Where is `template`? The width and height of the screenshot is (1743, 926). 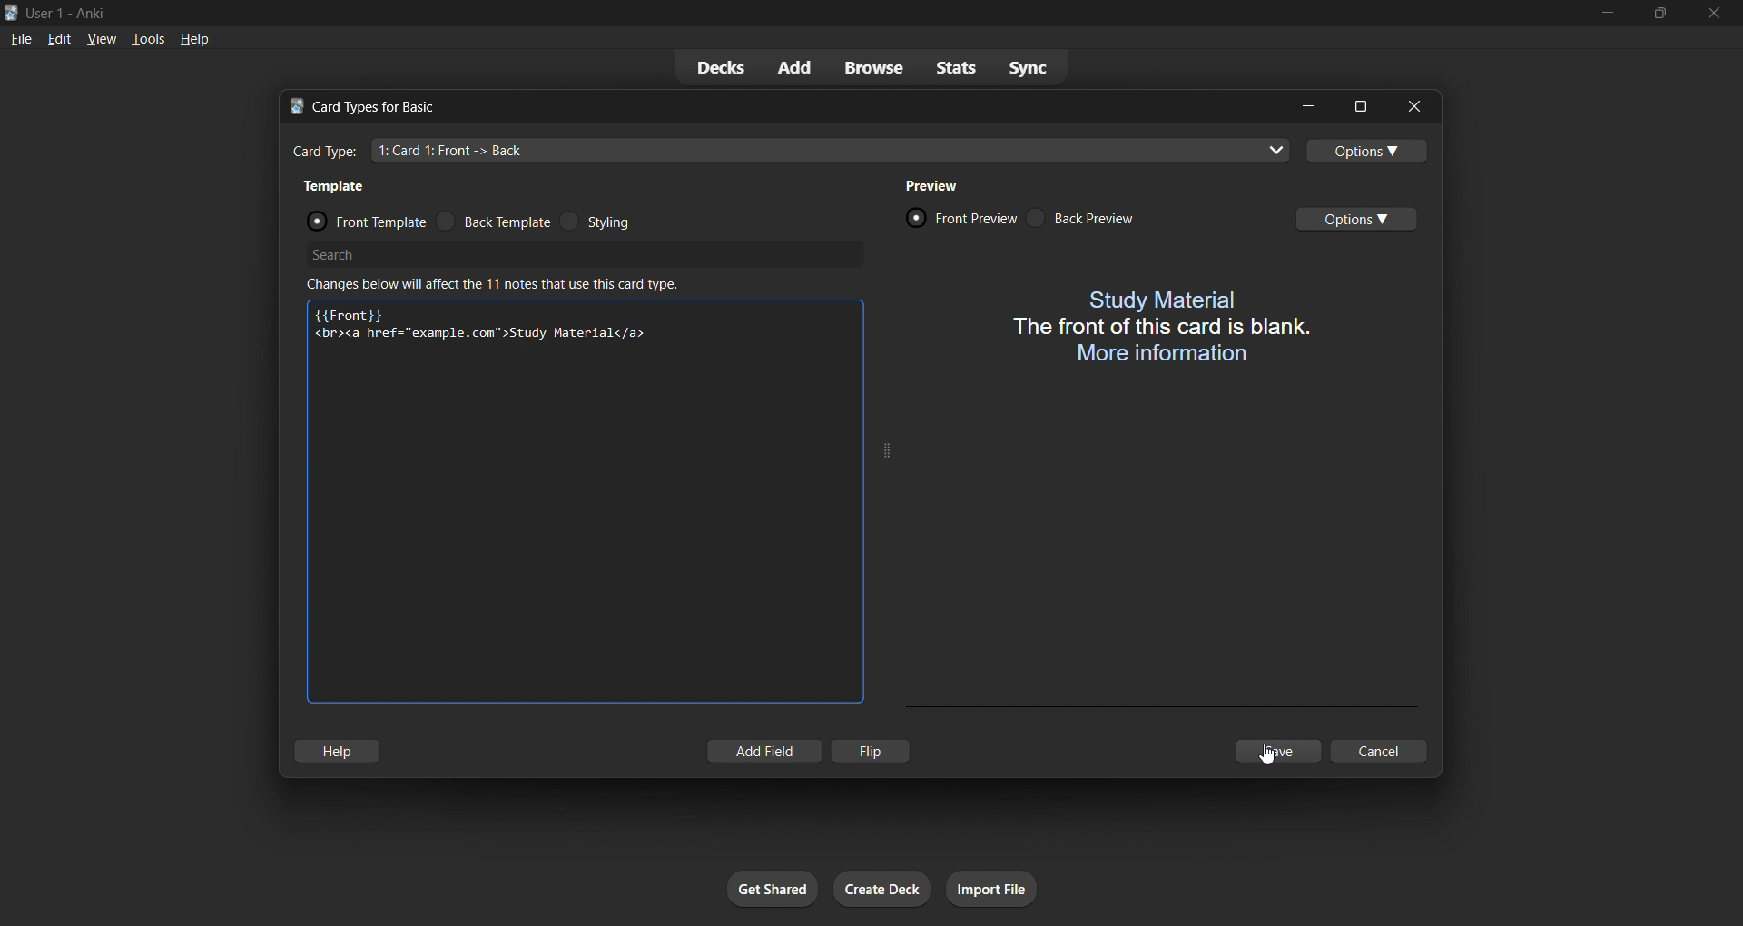 template is located at coordinates (340, 184).